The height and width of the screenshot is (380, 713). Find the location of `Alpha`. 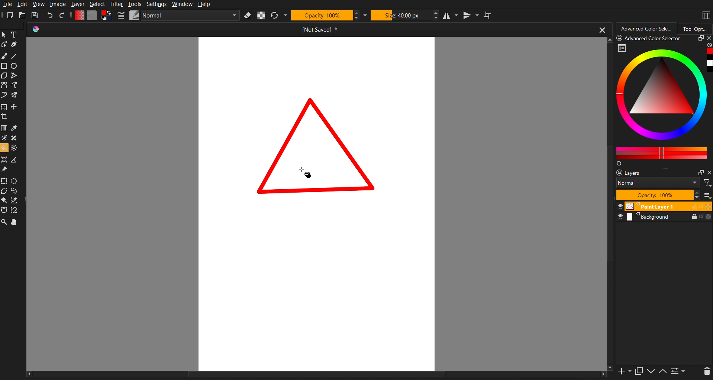

Alpha is located at coordinates (261, 16).